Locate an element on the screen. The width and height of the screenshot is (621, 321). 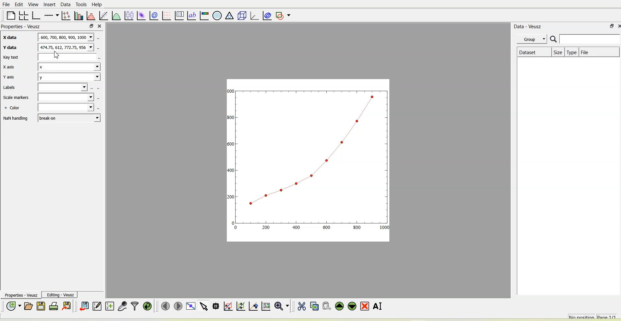
0 is located at coordinates (236, 228).